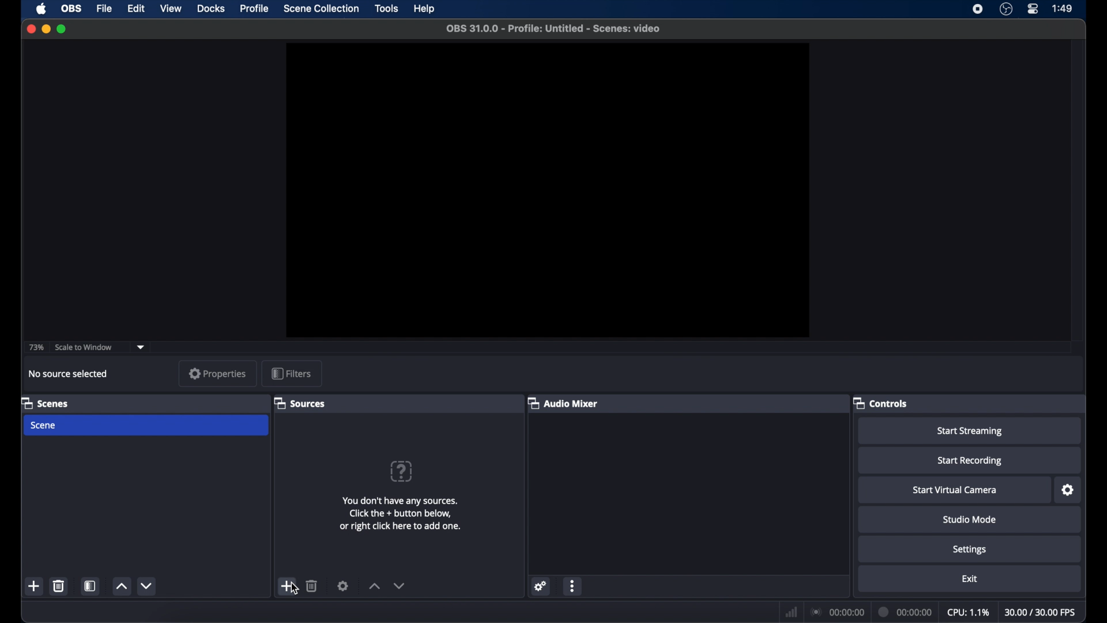 This screenshot has width=1107, height=623. Describe the element at coordinates (45, 426) in the screenshot. I see `scene` at that location.